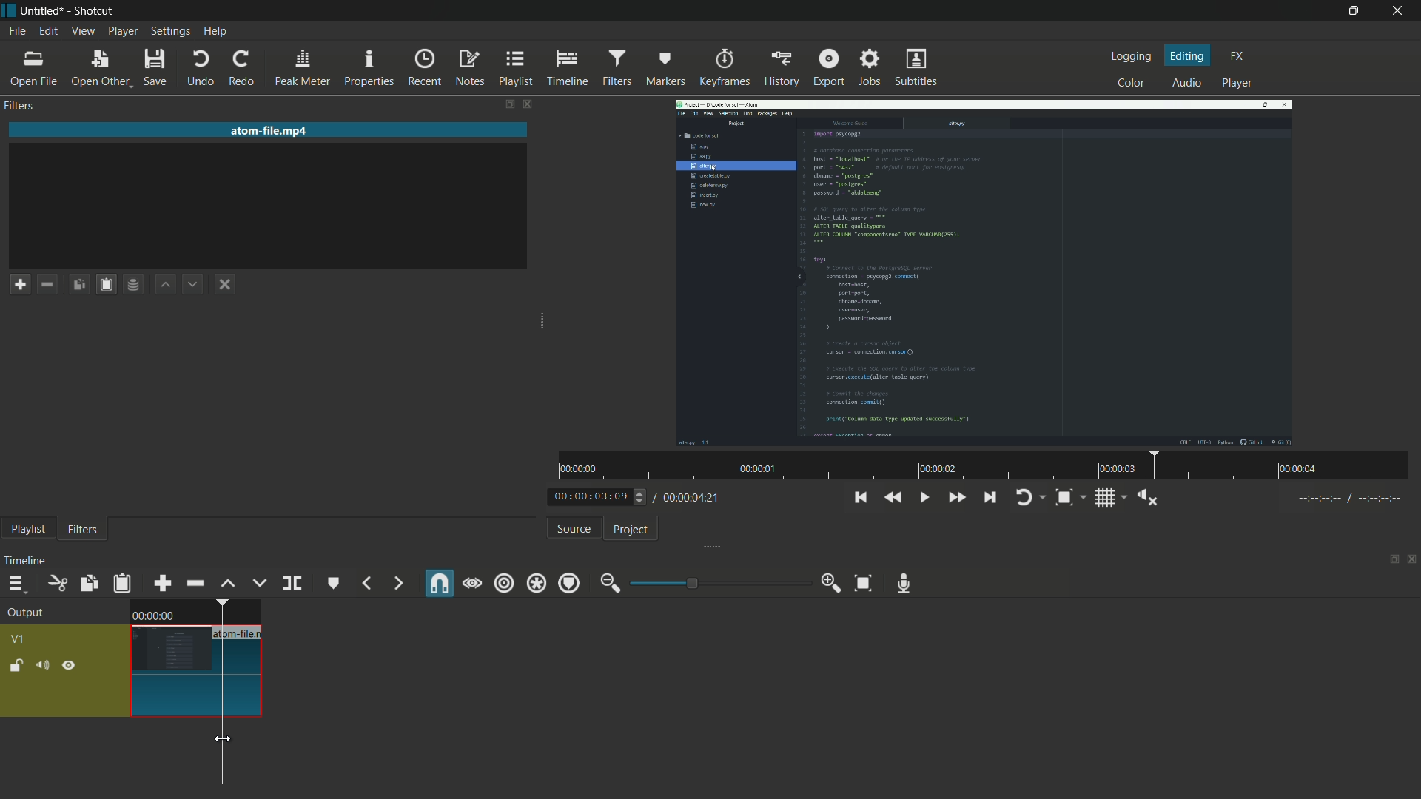 Image resolution: width=1421 pixels, height=799 pixels. Describe the element at coordinates (471, 584) in the screenshot. I see `scrub while dragging` at that location.